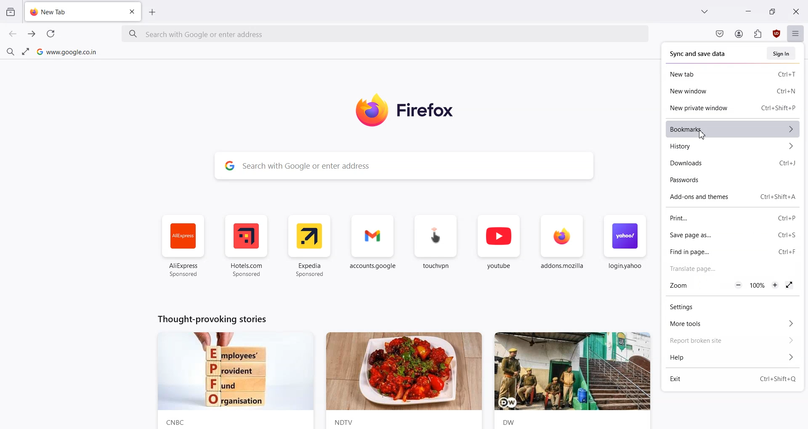 This screenshot has height=429, width=808. Describe the element at coordinates (715, 252) in the screenshot. I see `Find in page` at that location.